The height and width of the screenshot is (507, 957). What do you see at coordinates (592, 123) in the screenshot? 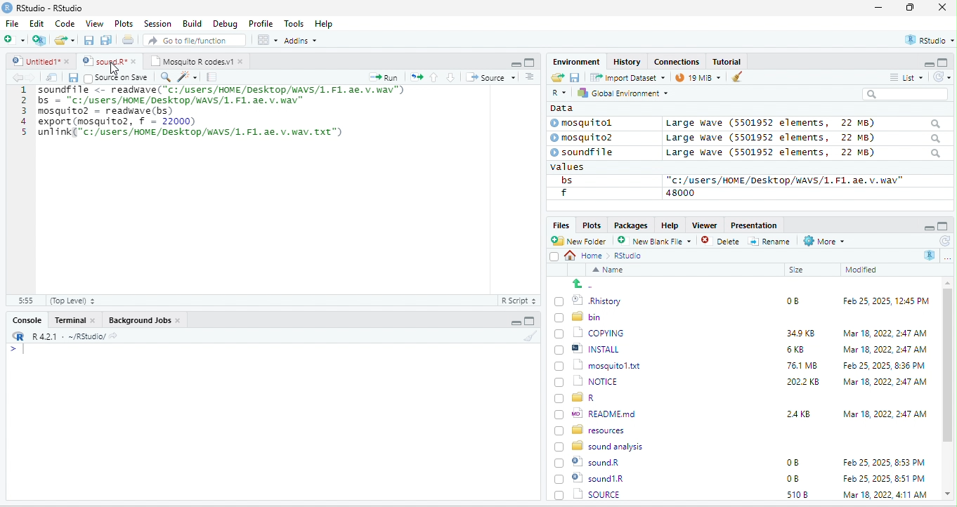
I see `© mosquitol` at bounding box center [592, 123].